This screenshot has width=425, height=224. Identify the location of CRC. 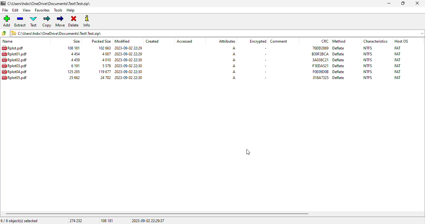
(321, 77).